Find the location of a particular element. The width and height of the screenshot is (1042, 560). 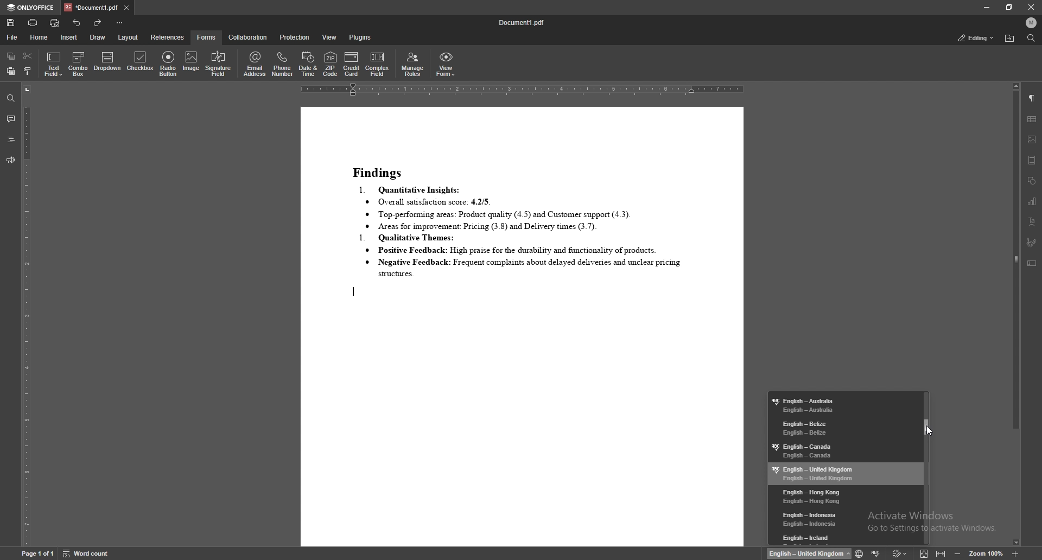

plugins is located at coordinates (360, 37).